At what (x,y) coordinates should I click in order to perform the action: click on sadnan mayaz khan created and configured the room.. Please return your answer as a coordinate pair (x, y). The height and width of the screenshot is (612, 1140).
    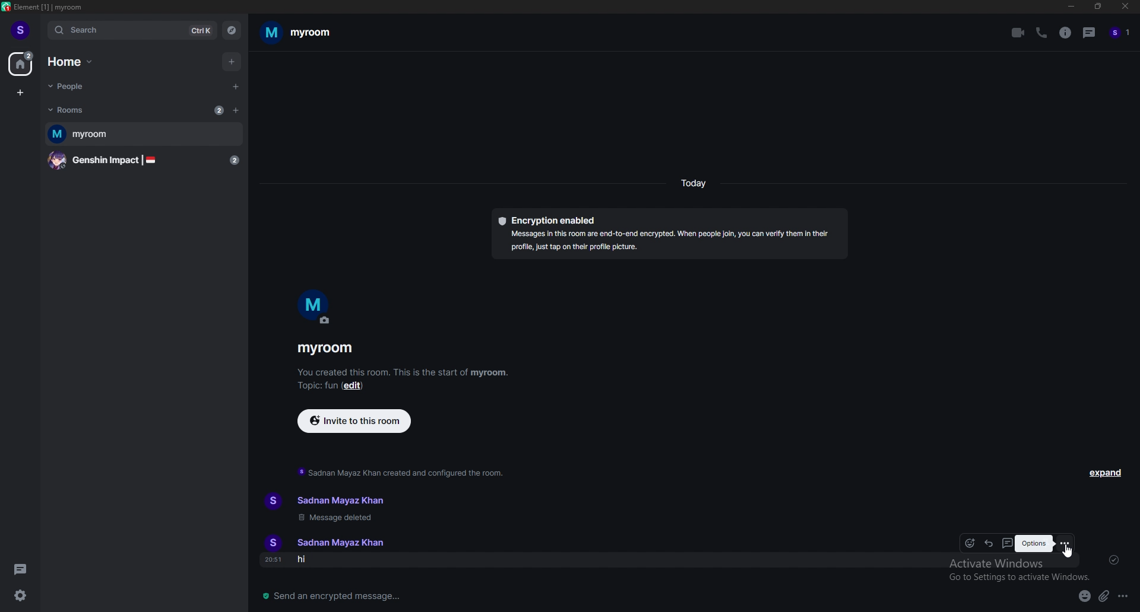
    Looking at the image, I should click on (403, 472).